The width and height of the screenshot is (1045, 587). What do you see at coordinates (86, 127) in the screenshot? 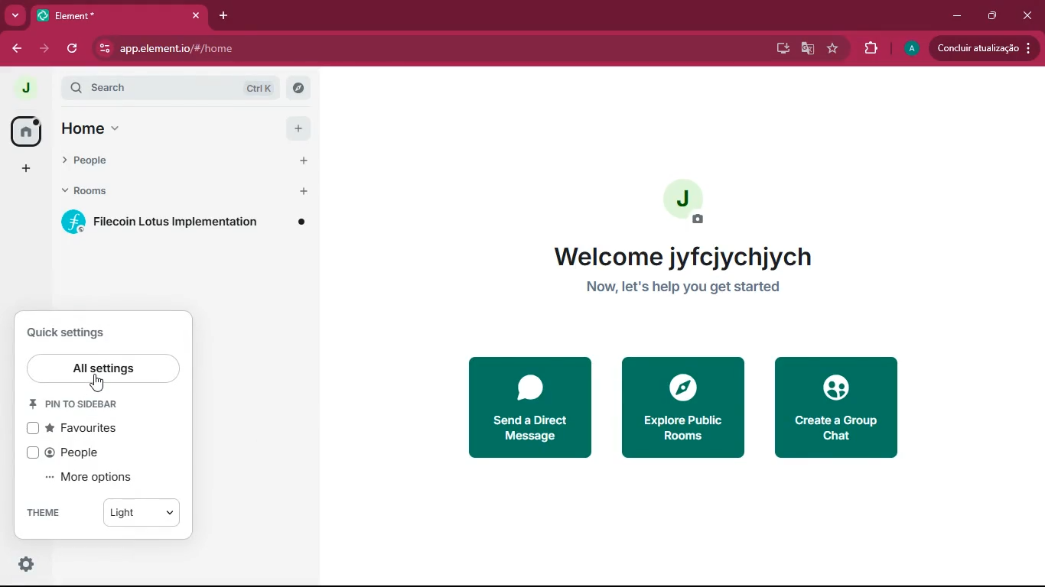
I see `home` at bounding box center [86, 127].